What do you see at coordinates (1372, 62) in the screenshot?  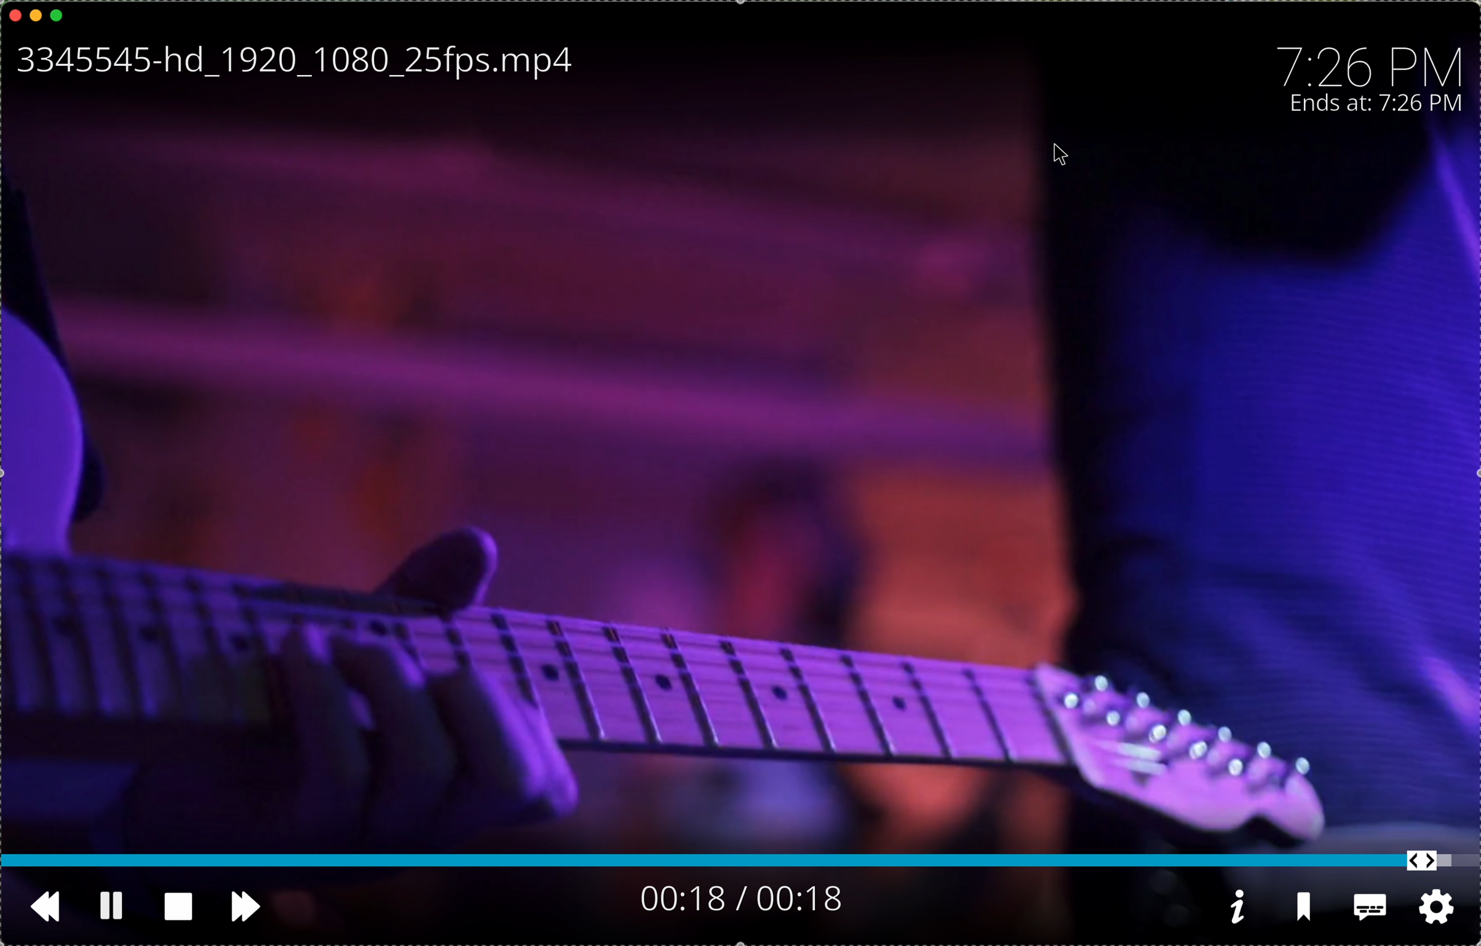 I see `time` at bounding box center [1372, 62].